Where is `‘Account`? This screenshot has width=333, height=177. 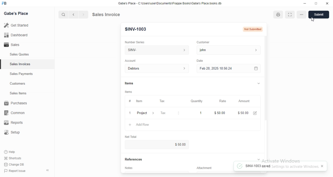
‘Account is located at coordinates (130, 60).